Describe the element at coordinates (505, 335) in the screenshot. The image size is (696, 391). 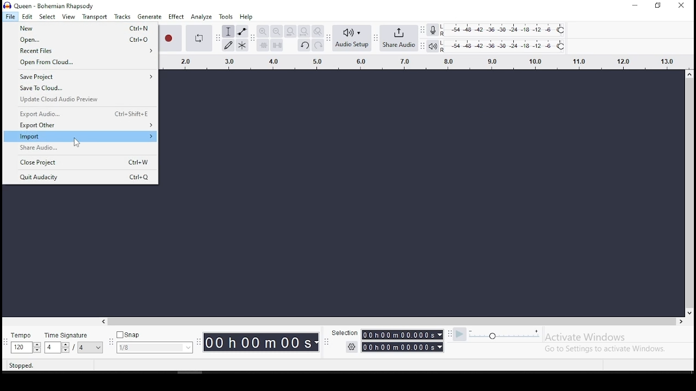
I see `playback speed` at that location.